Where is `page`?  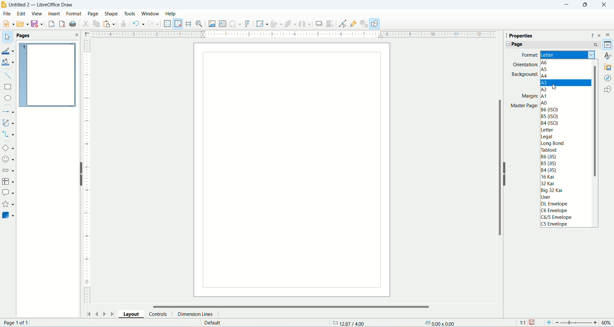
page is located at coordinates (93, 13).